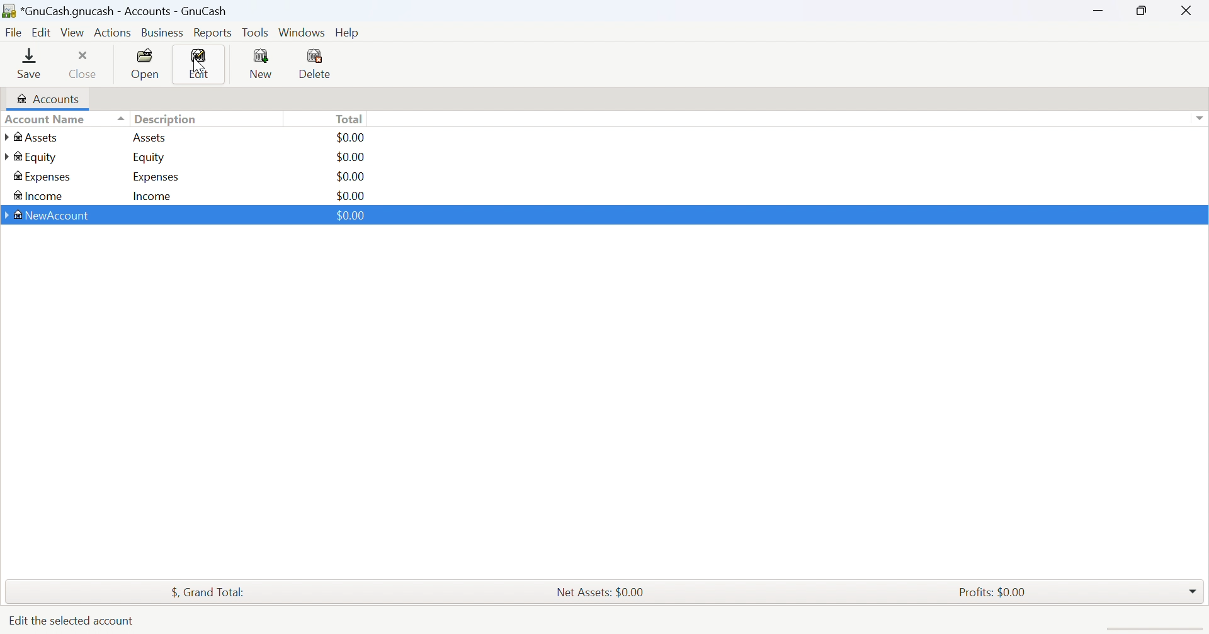  I want to click on Account Name, so click(64, 120).